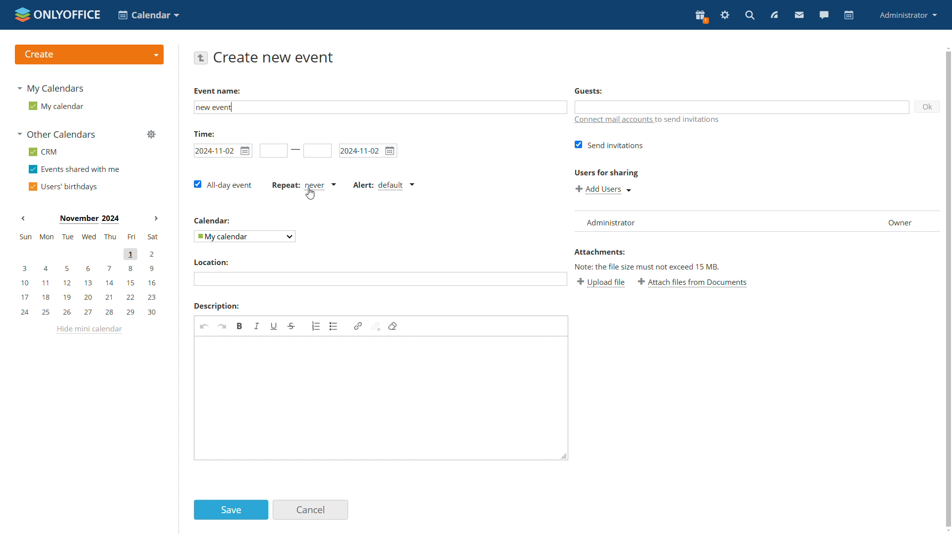 The width and height of the screenshot is (952, 535). What do you see at coordinates (928, 106) in the screenshot?
I see `ok` at bounding box center [928, 106].